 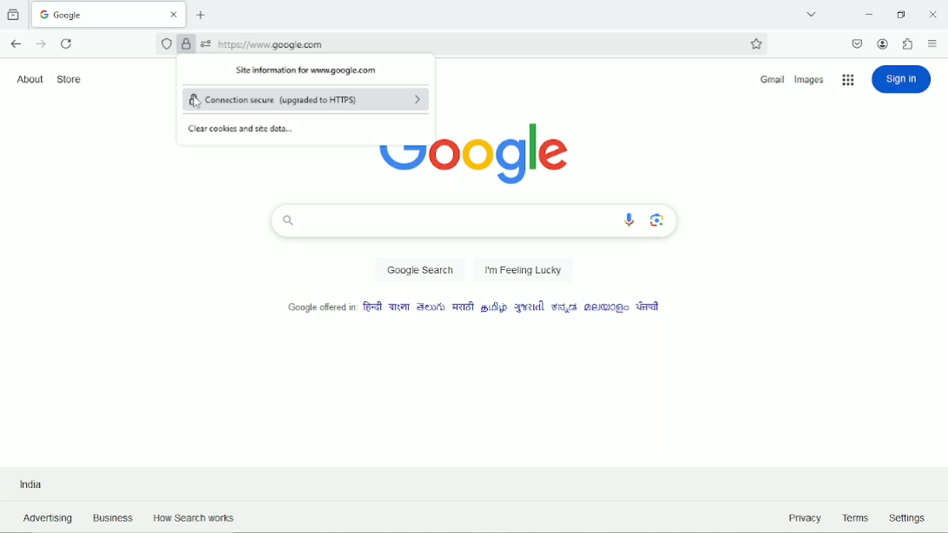 What do you see at coordinates (904, 78) in the screenshot?
I see `Sign in` at bounding box center [904, 78].